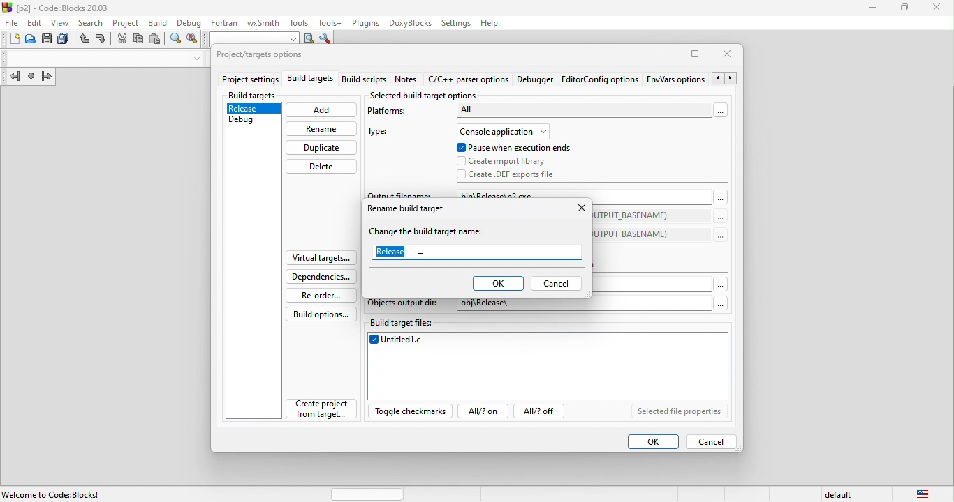  I want to click on default, so click(841, 493).